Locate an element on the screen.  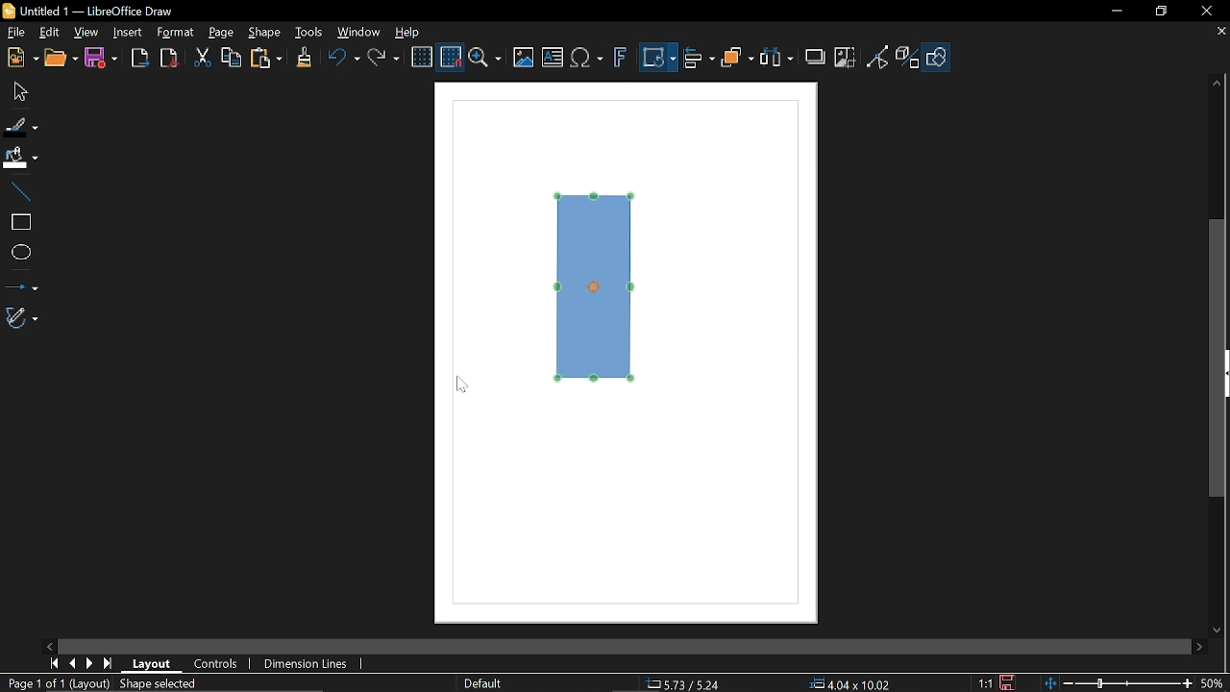
Layout is located at coordinates (152, 662).